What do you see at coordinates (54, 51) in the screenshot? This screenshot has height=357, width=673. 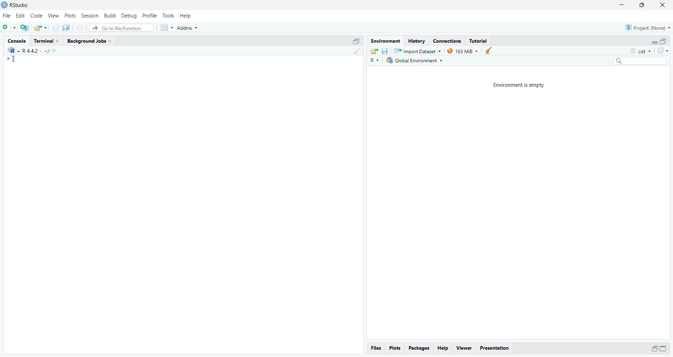 I see `share icon` at bounding box center [54, 51].